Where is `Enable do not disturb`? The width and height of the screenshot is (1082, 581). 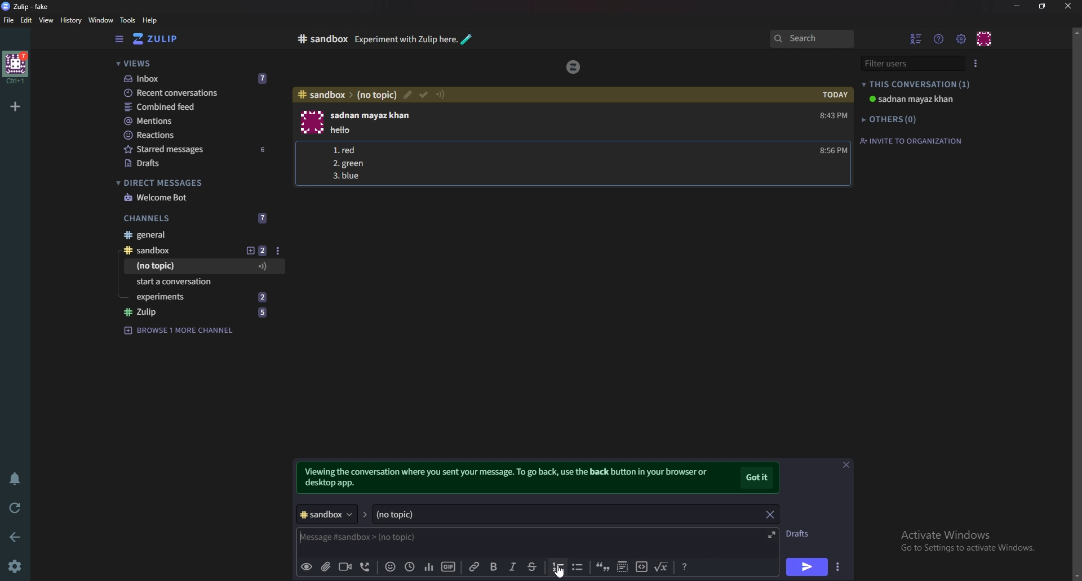 Enable do not disturb is located at coordinates (14, 479).